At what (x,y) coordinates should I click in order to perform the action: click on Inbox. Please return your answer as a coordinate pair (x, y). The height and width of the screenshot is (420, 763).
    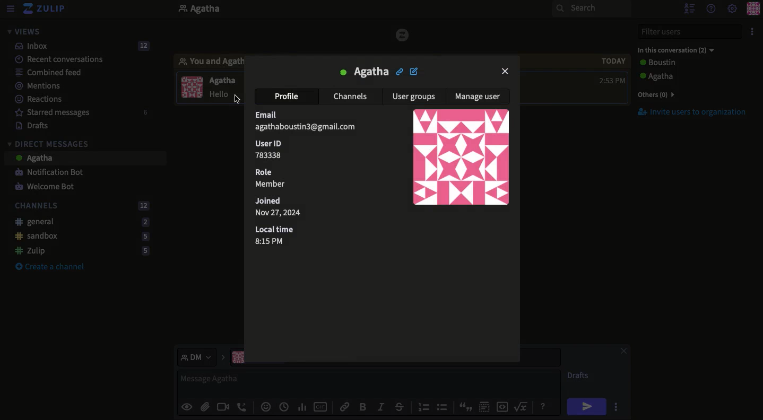
    Looking at the image, I should click on (301, 10).